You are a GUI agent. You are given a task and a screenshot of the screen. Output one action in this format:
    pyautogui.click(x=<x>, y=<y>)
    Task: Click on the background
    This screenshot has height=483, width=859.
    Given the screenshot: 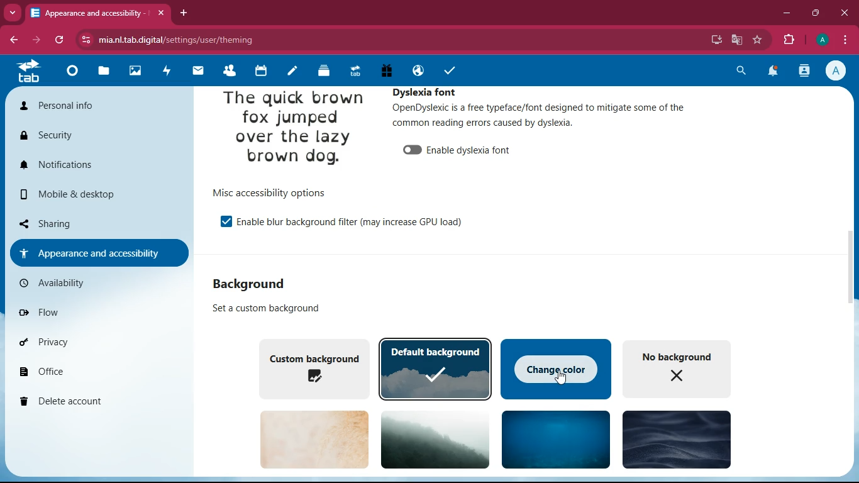 What is the action you would take?
    pyautogui.click(x=437, y=439)
    